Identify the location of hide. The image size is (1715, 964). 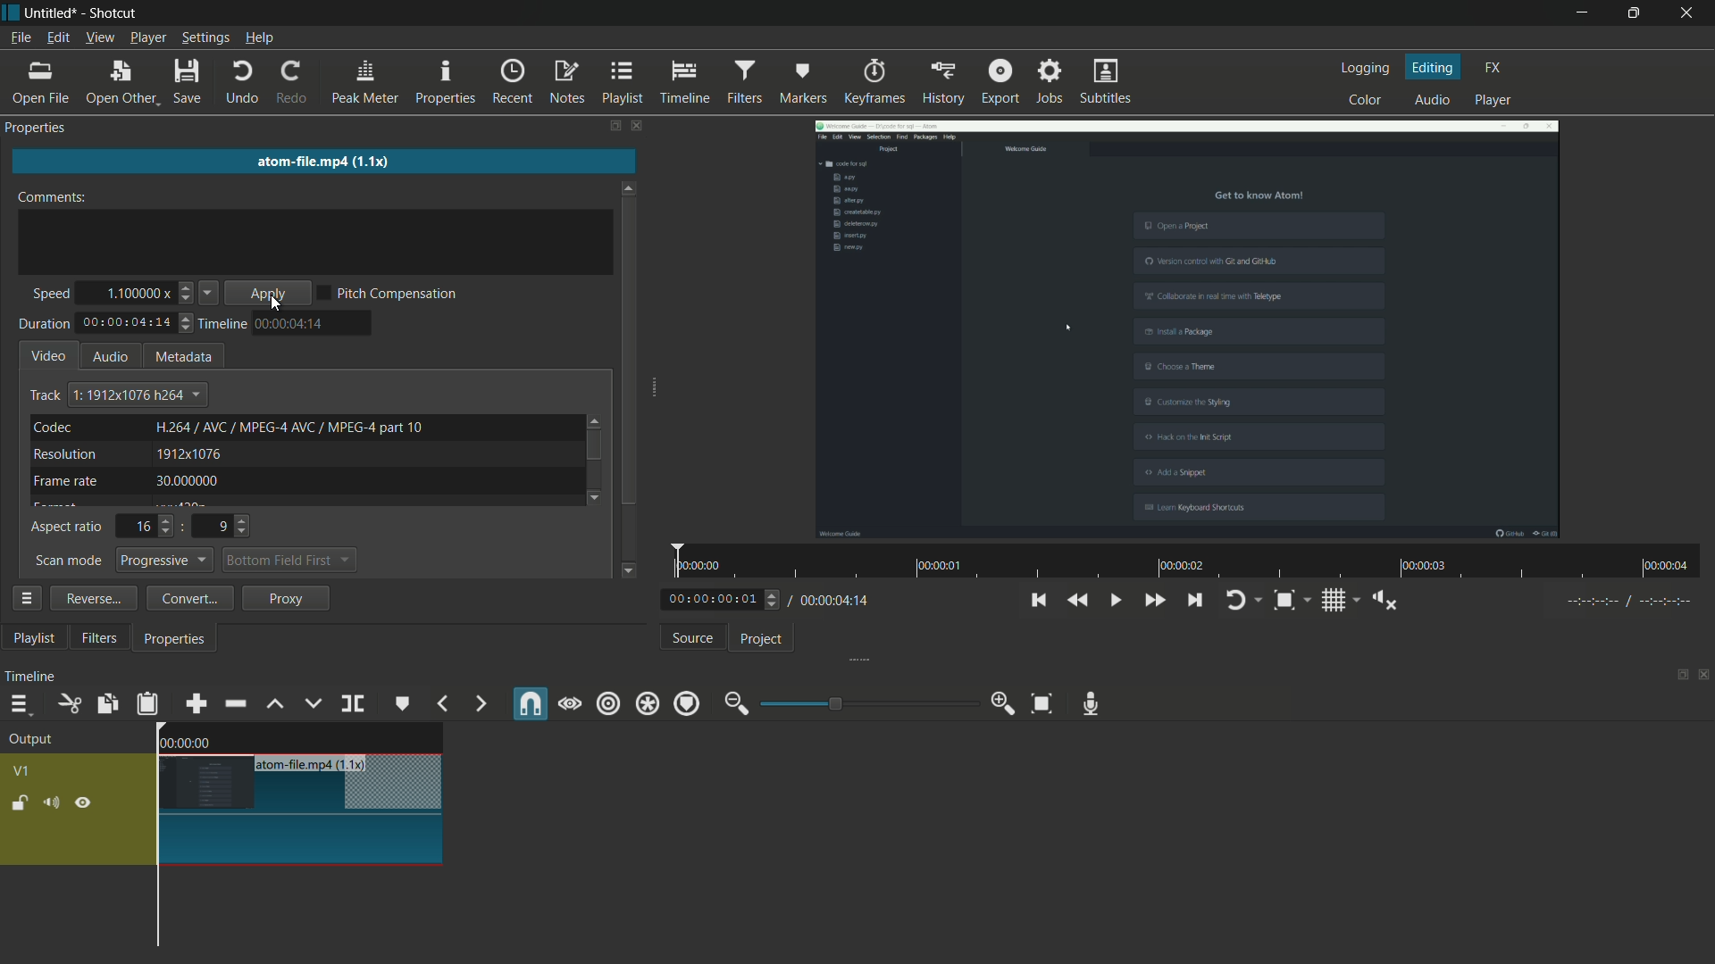
(83, 804).